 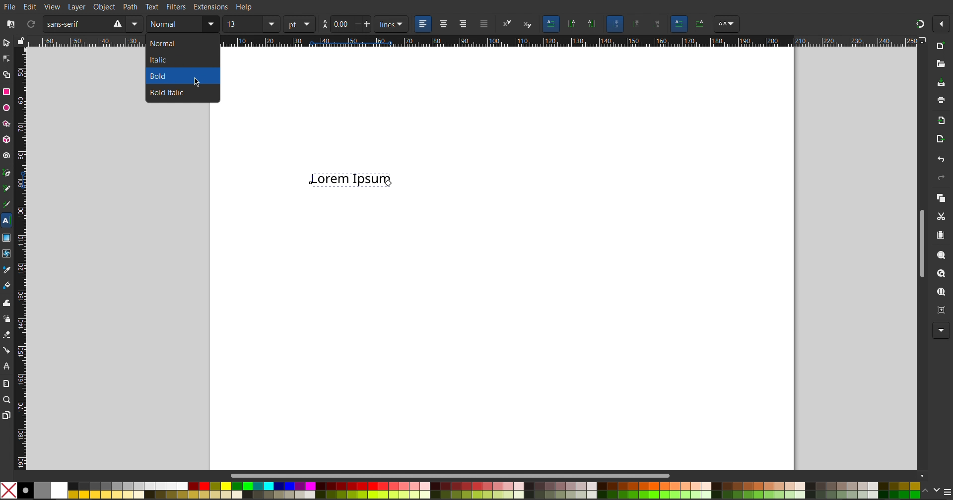 I want to click on Horizontal Text, so click(x=551, y=24).